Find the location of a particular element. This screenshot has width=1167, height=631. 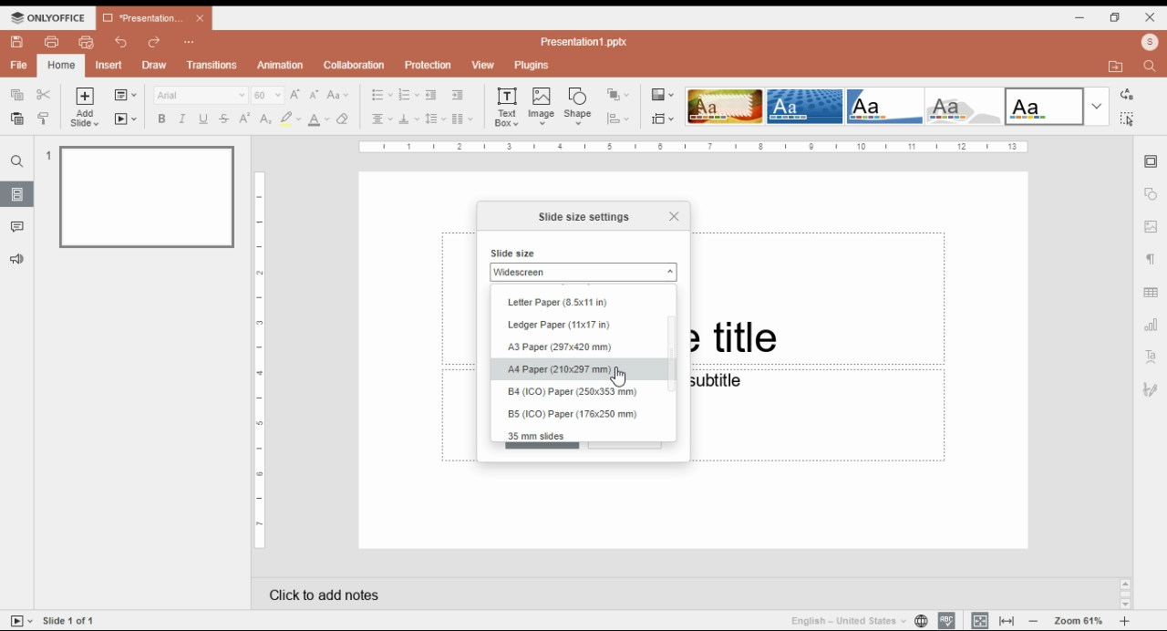

decrement font size is located at coordinates (315, 94).